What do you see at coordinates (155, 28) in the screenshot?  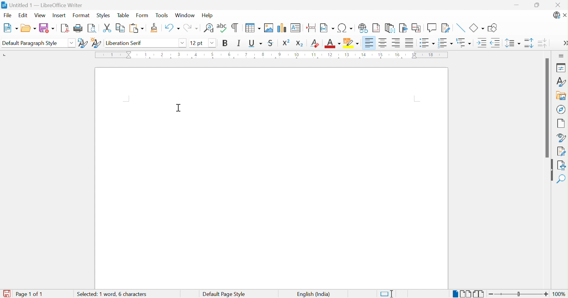 I see `Clone Formatting` at bounding box center [155, 28].